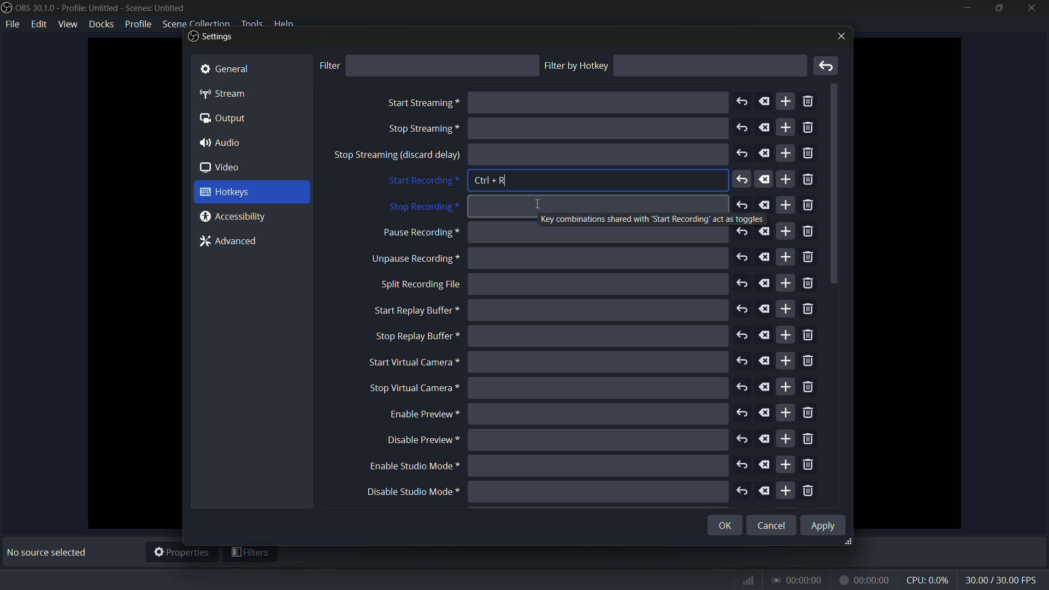 The width and height of the screenshot is (1049, 590). I want to click on undo, so click(745, 491).